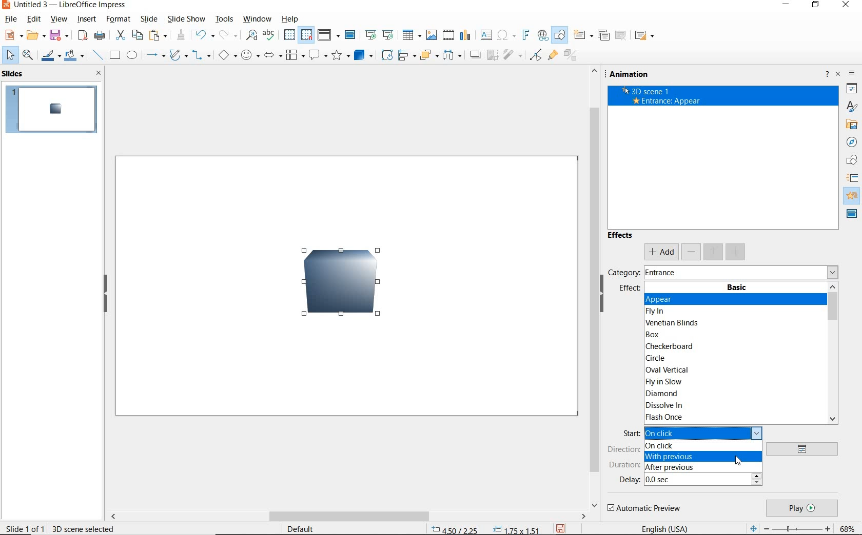  Describe the element at coordinates (178, 56) in the screenshot. I see `curves and polygons` at that location.